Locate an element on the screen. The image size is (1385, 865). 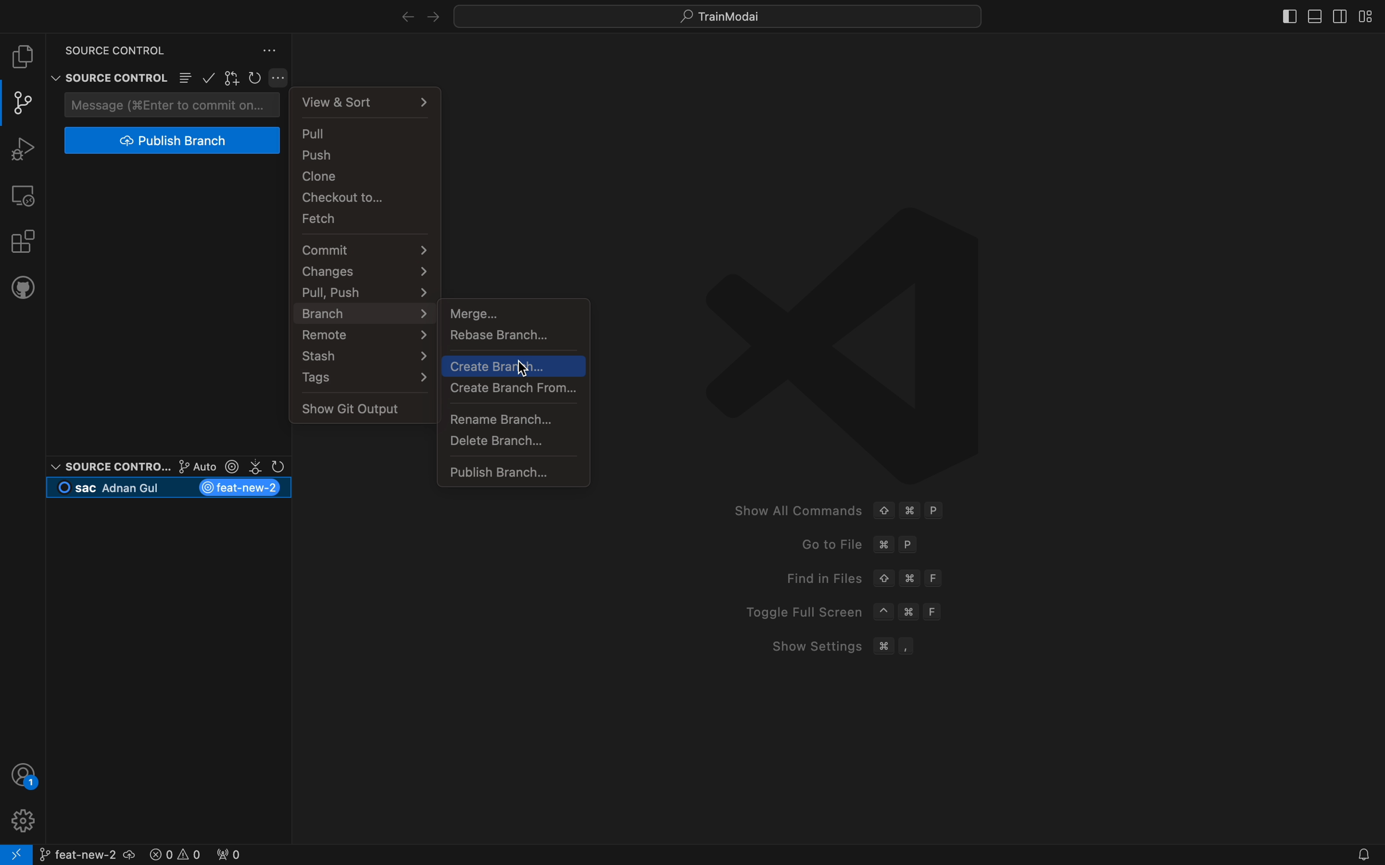
Notifications  is located at coordinates (1361, 855).